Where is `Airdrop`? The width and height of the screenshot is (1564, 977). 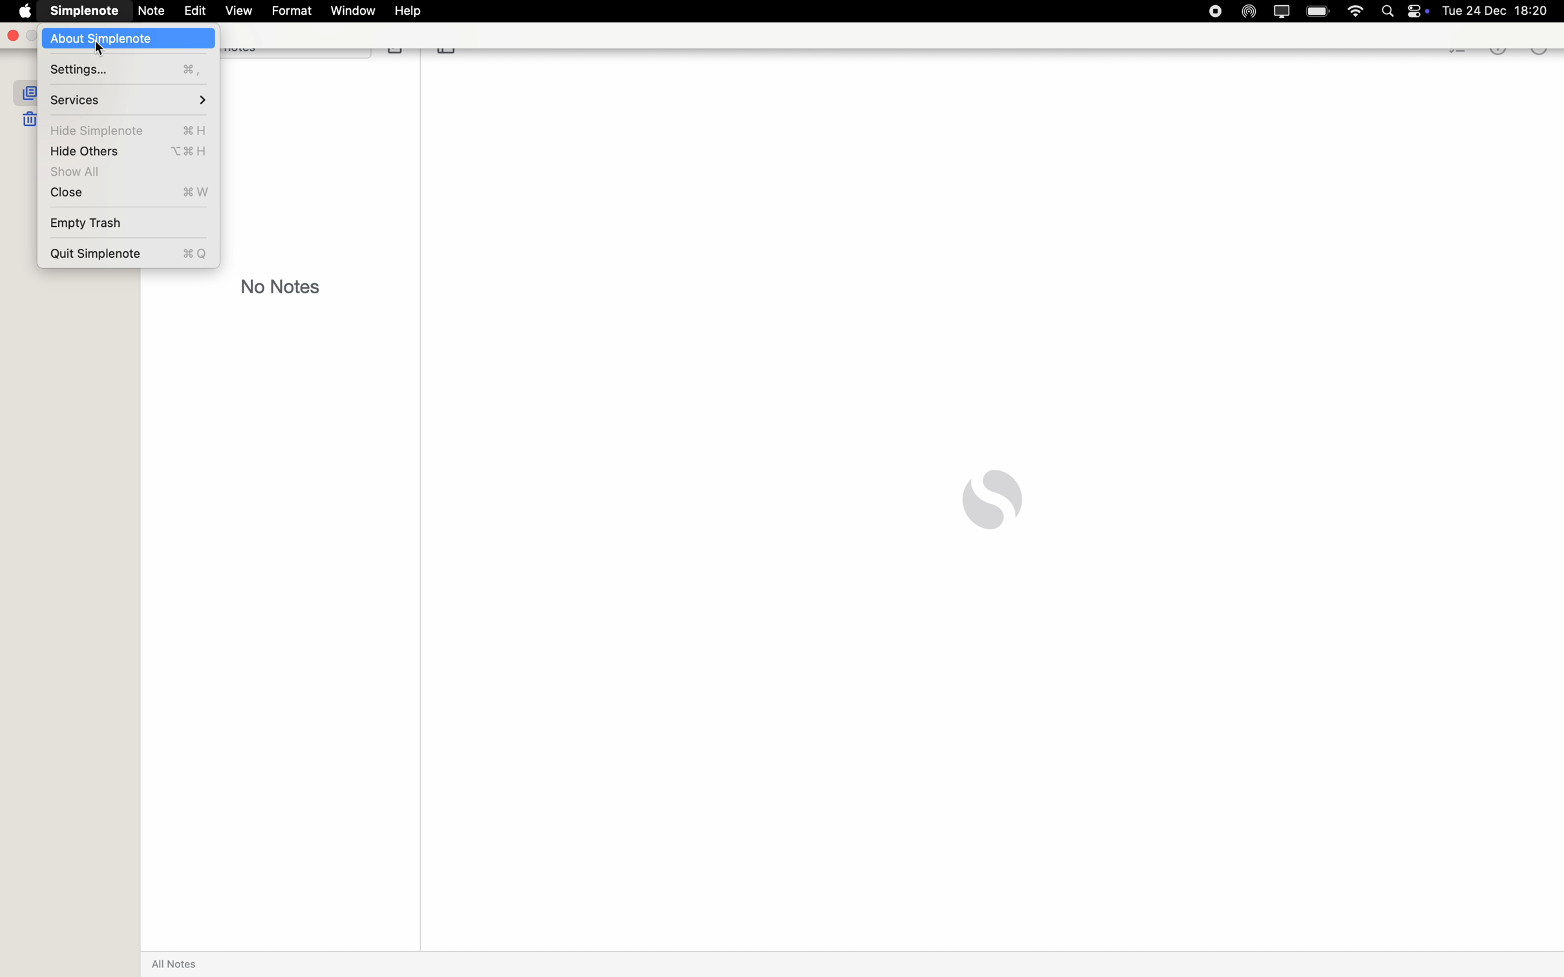
Airdrop is located at coordinates (1245, 10).